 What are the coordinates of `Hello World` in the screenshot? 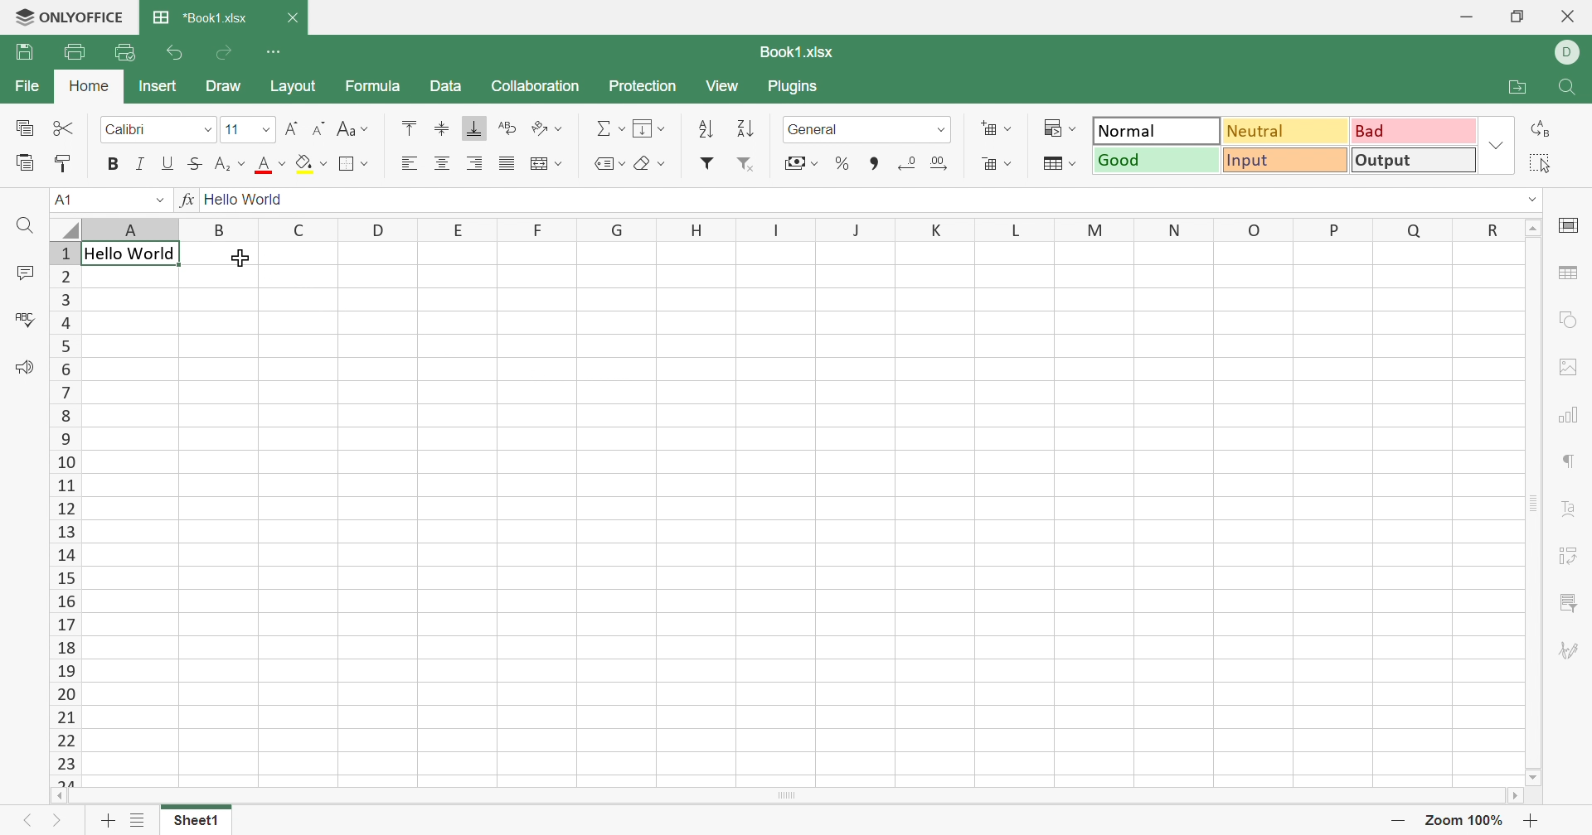 It's located at (244, 199).